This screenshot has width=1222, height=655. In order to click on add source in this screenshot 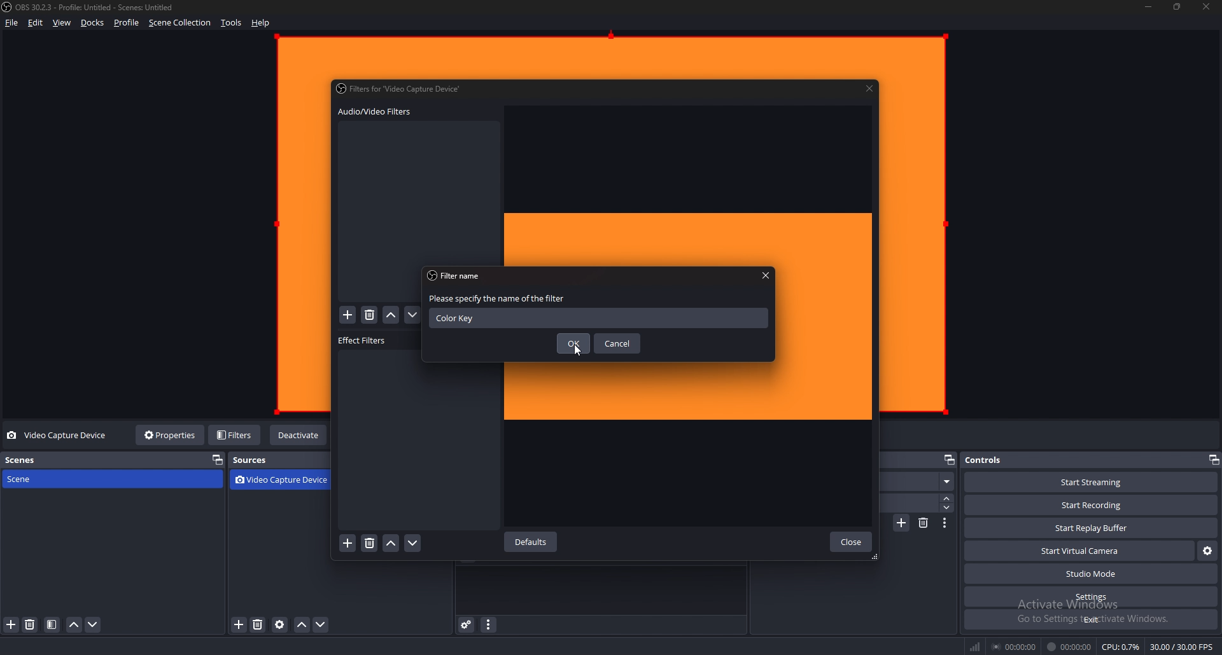, I will do `click(240, 625)`.